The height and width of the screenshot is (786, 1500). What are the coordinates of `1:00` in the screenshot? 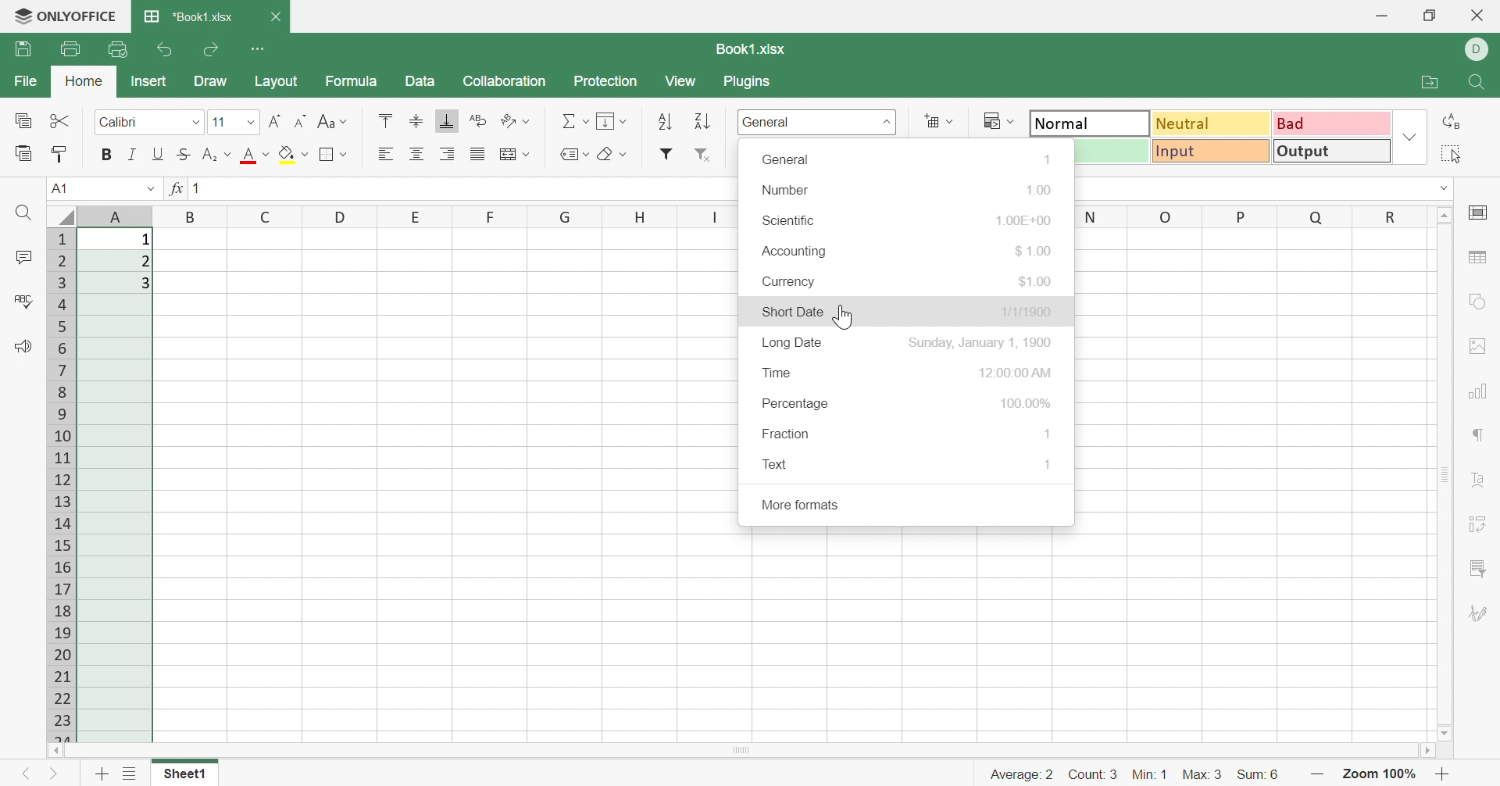 It's located at (1039, 188).